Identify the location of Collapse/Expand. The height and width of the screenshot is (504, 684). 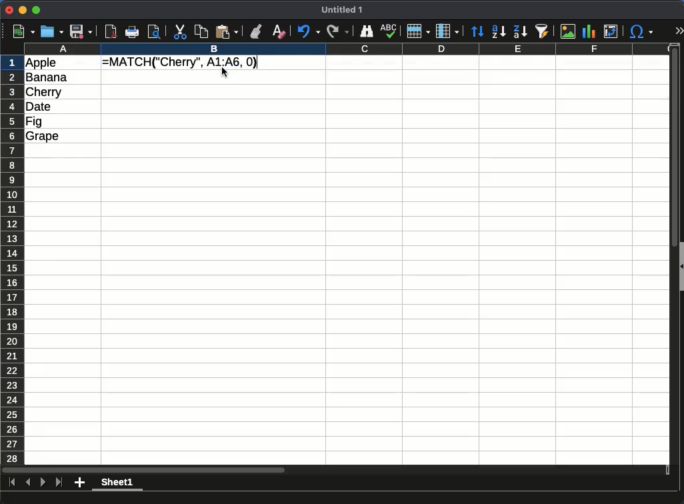
(681, 266).